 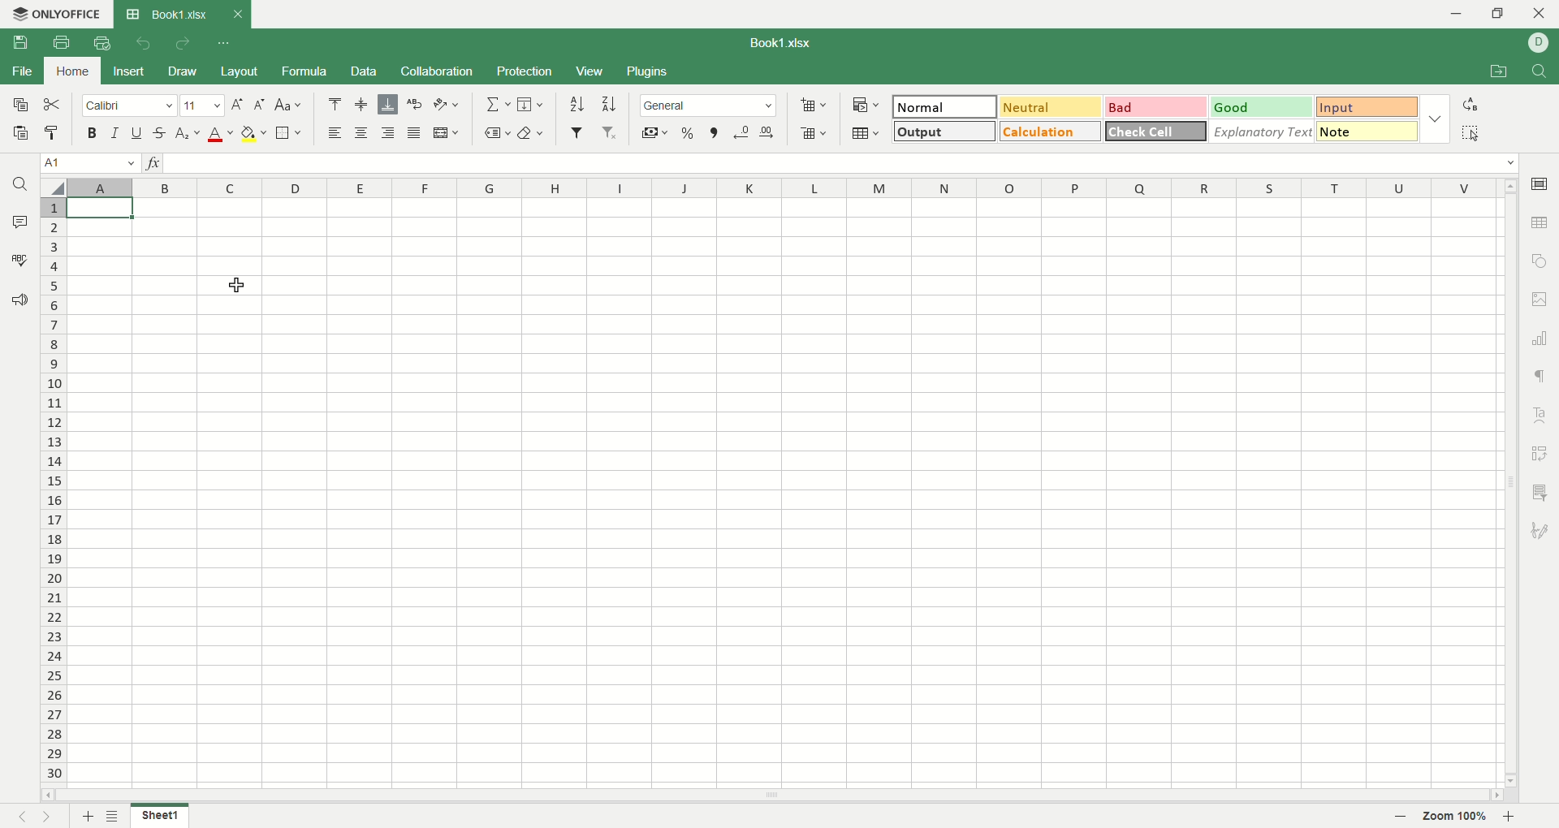 What do you see at coordinates (710, 105) in the screenshot?
I see `general` at bounding box center [710, 105].